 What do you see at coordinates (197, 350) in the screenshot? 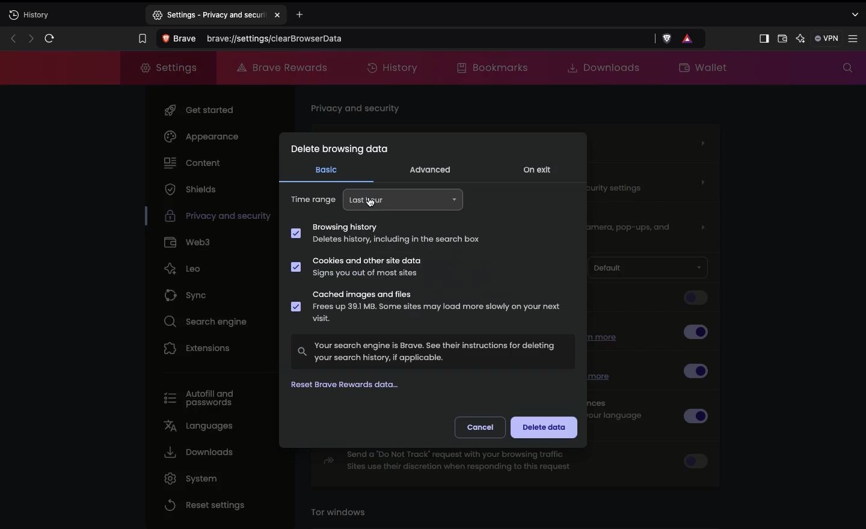
I see `Extensions` at bounding box center [197, 350].